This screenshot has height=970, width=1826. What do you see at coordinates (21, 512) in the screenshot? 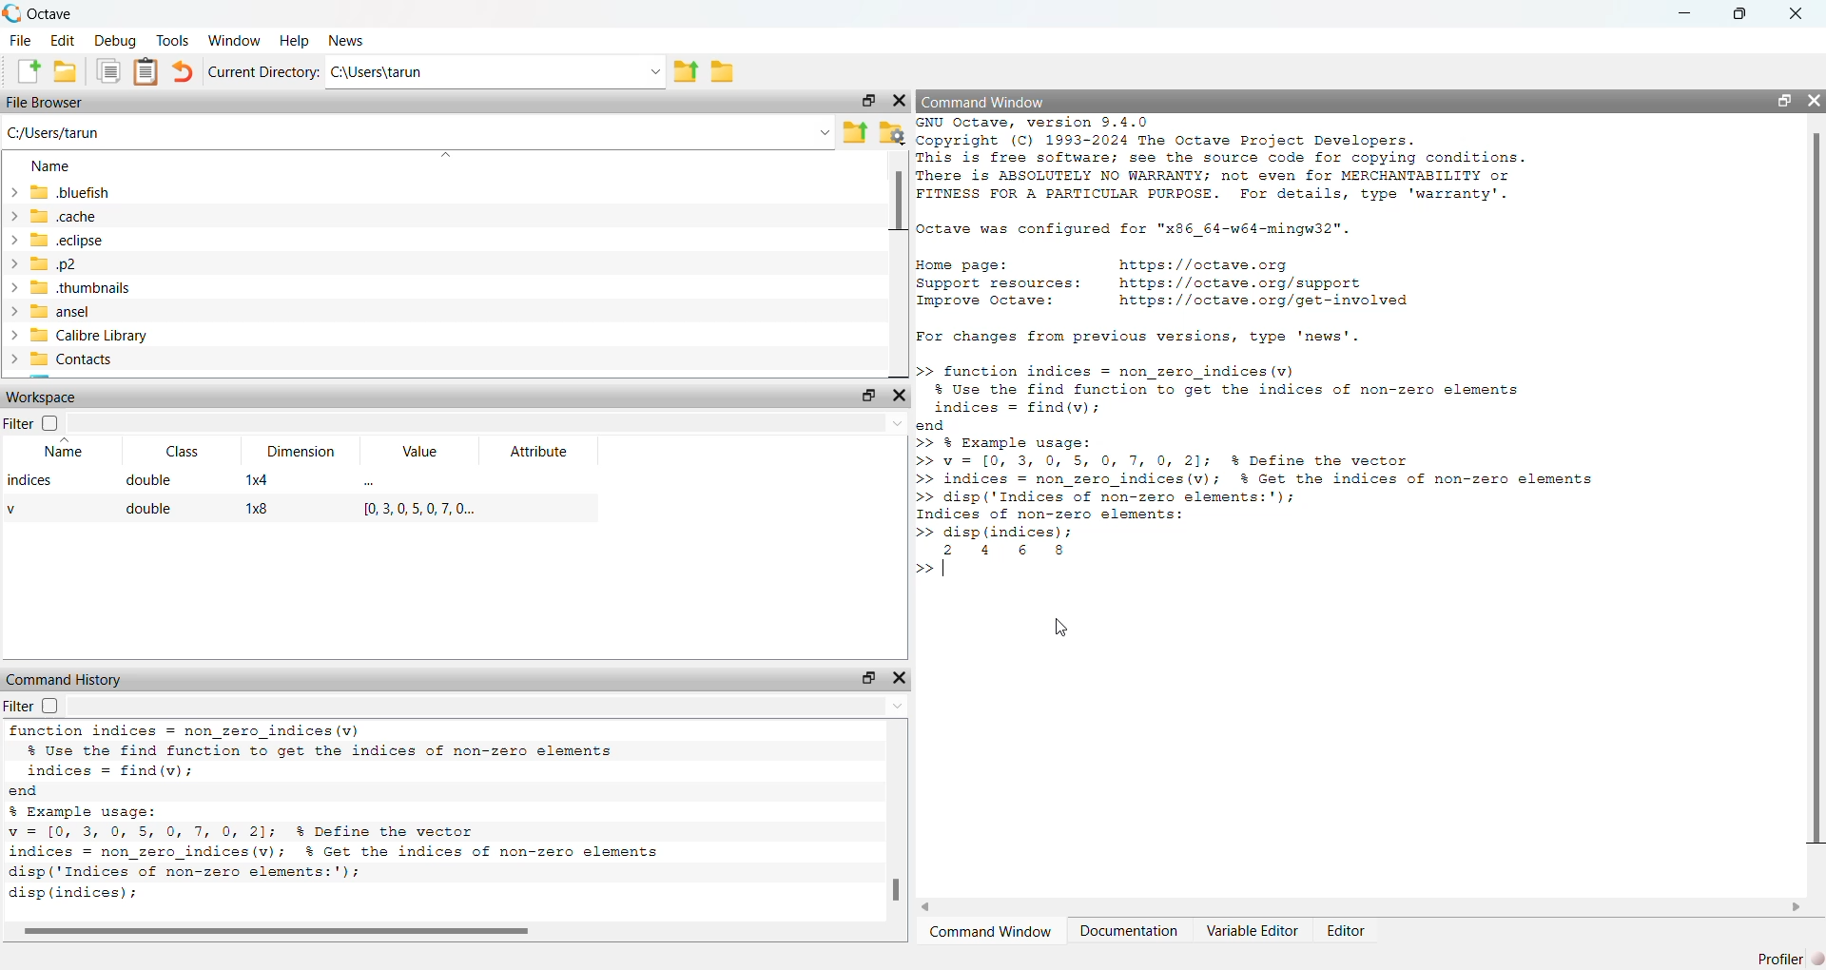
I see `v` at bounding box center [21, 512].